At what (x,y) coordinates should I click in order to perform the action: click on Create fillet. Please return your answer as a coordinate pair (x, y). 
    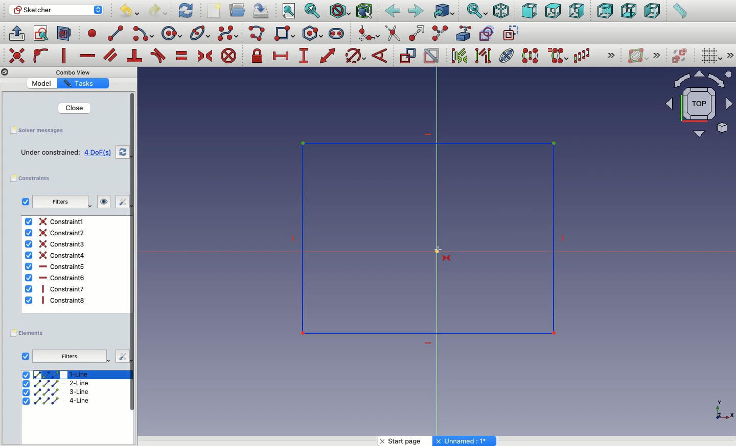
    Looking at the image, I should click on (368, 34).